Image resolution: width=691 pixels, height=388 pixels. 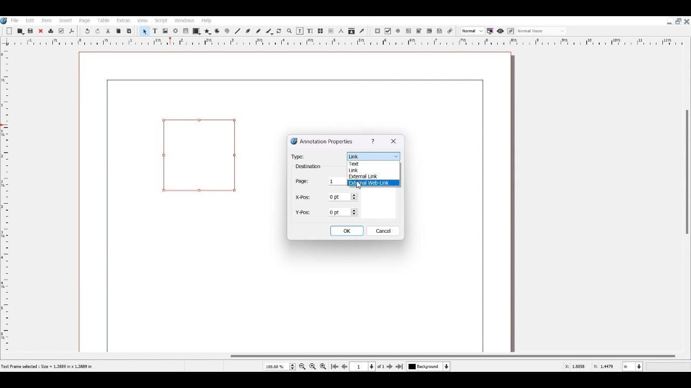 I want to click on PDF Radio Button , so click(x=399, y=31).